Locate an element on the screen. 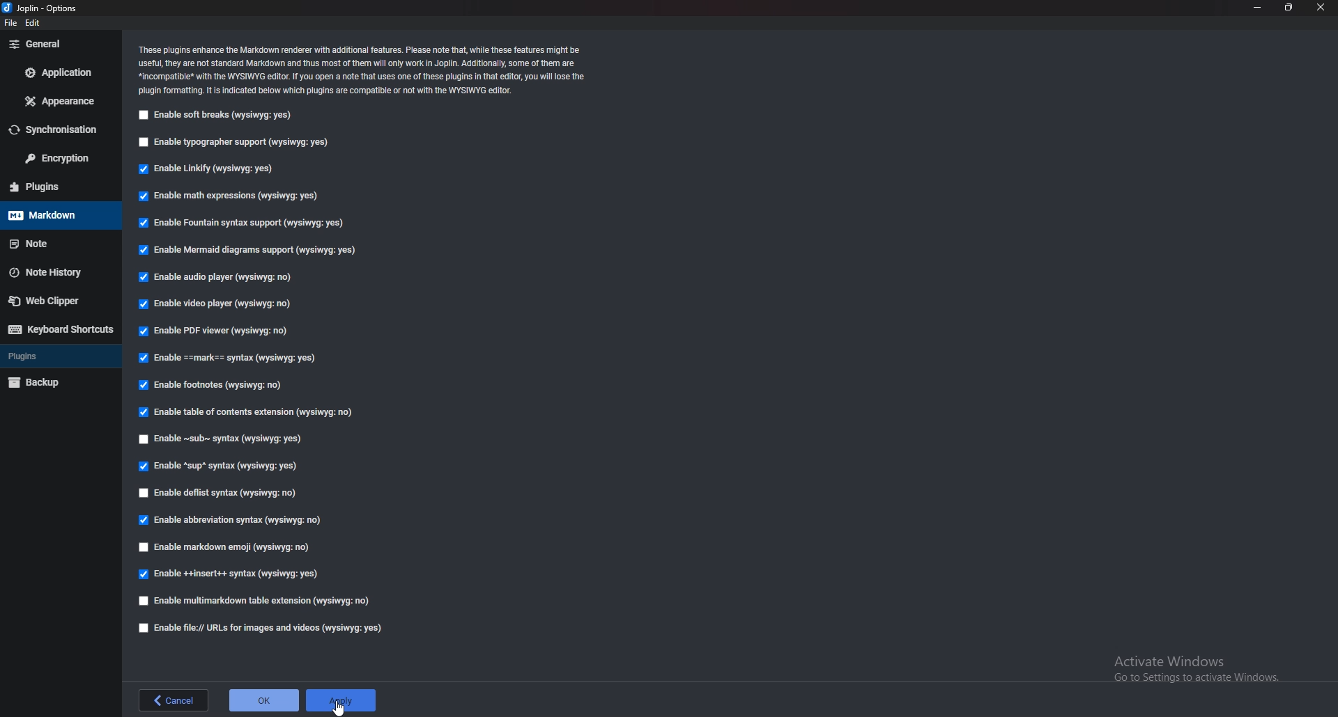  minimize is located at coordinates (1259, 7).